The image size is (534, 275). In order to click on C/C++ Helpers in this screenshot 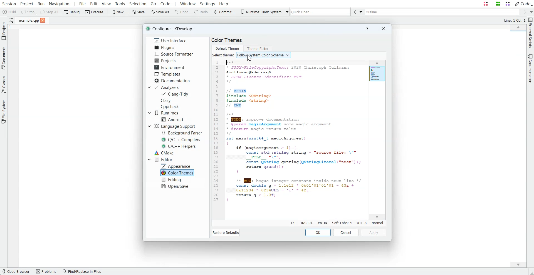, I will do `click(179, 146)`.